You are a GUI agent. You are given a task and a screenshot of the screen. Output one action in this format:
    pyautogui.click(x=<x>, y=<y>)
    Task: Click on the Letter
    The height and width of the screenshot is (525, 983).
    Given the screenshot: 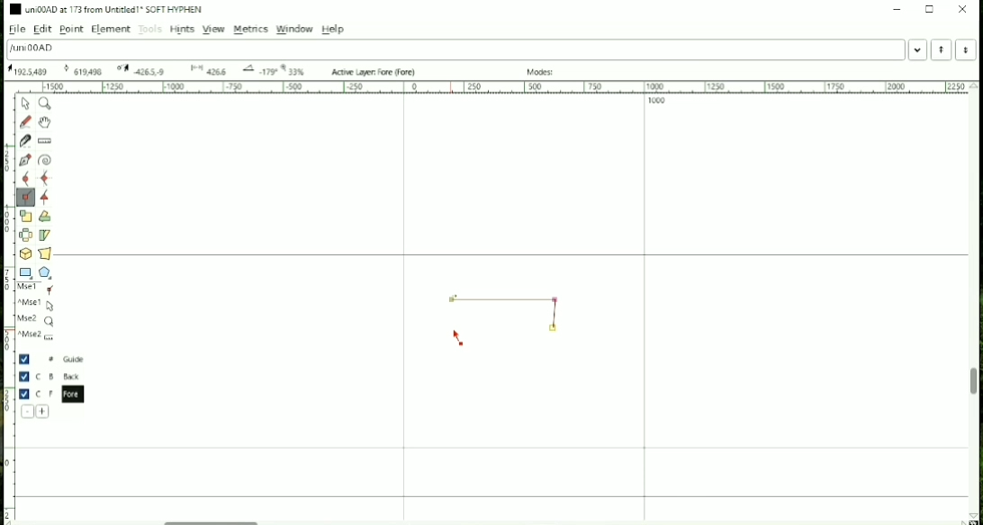 What is the action you would take?
    pyautogui.click(x=32, y=49)
    